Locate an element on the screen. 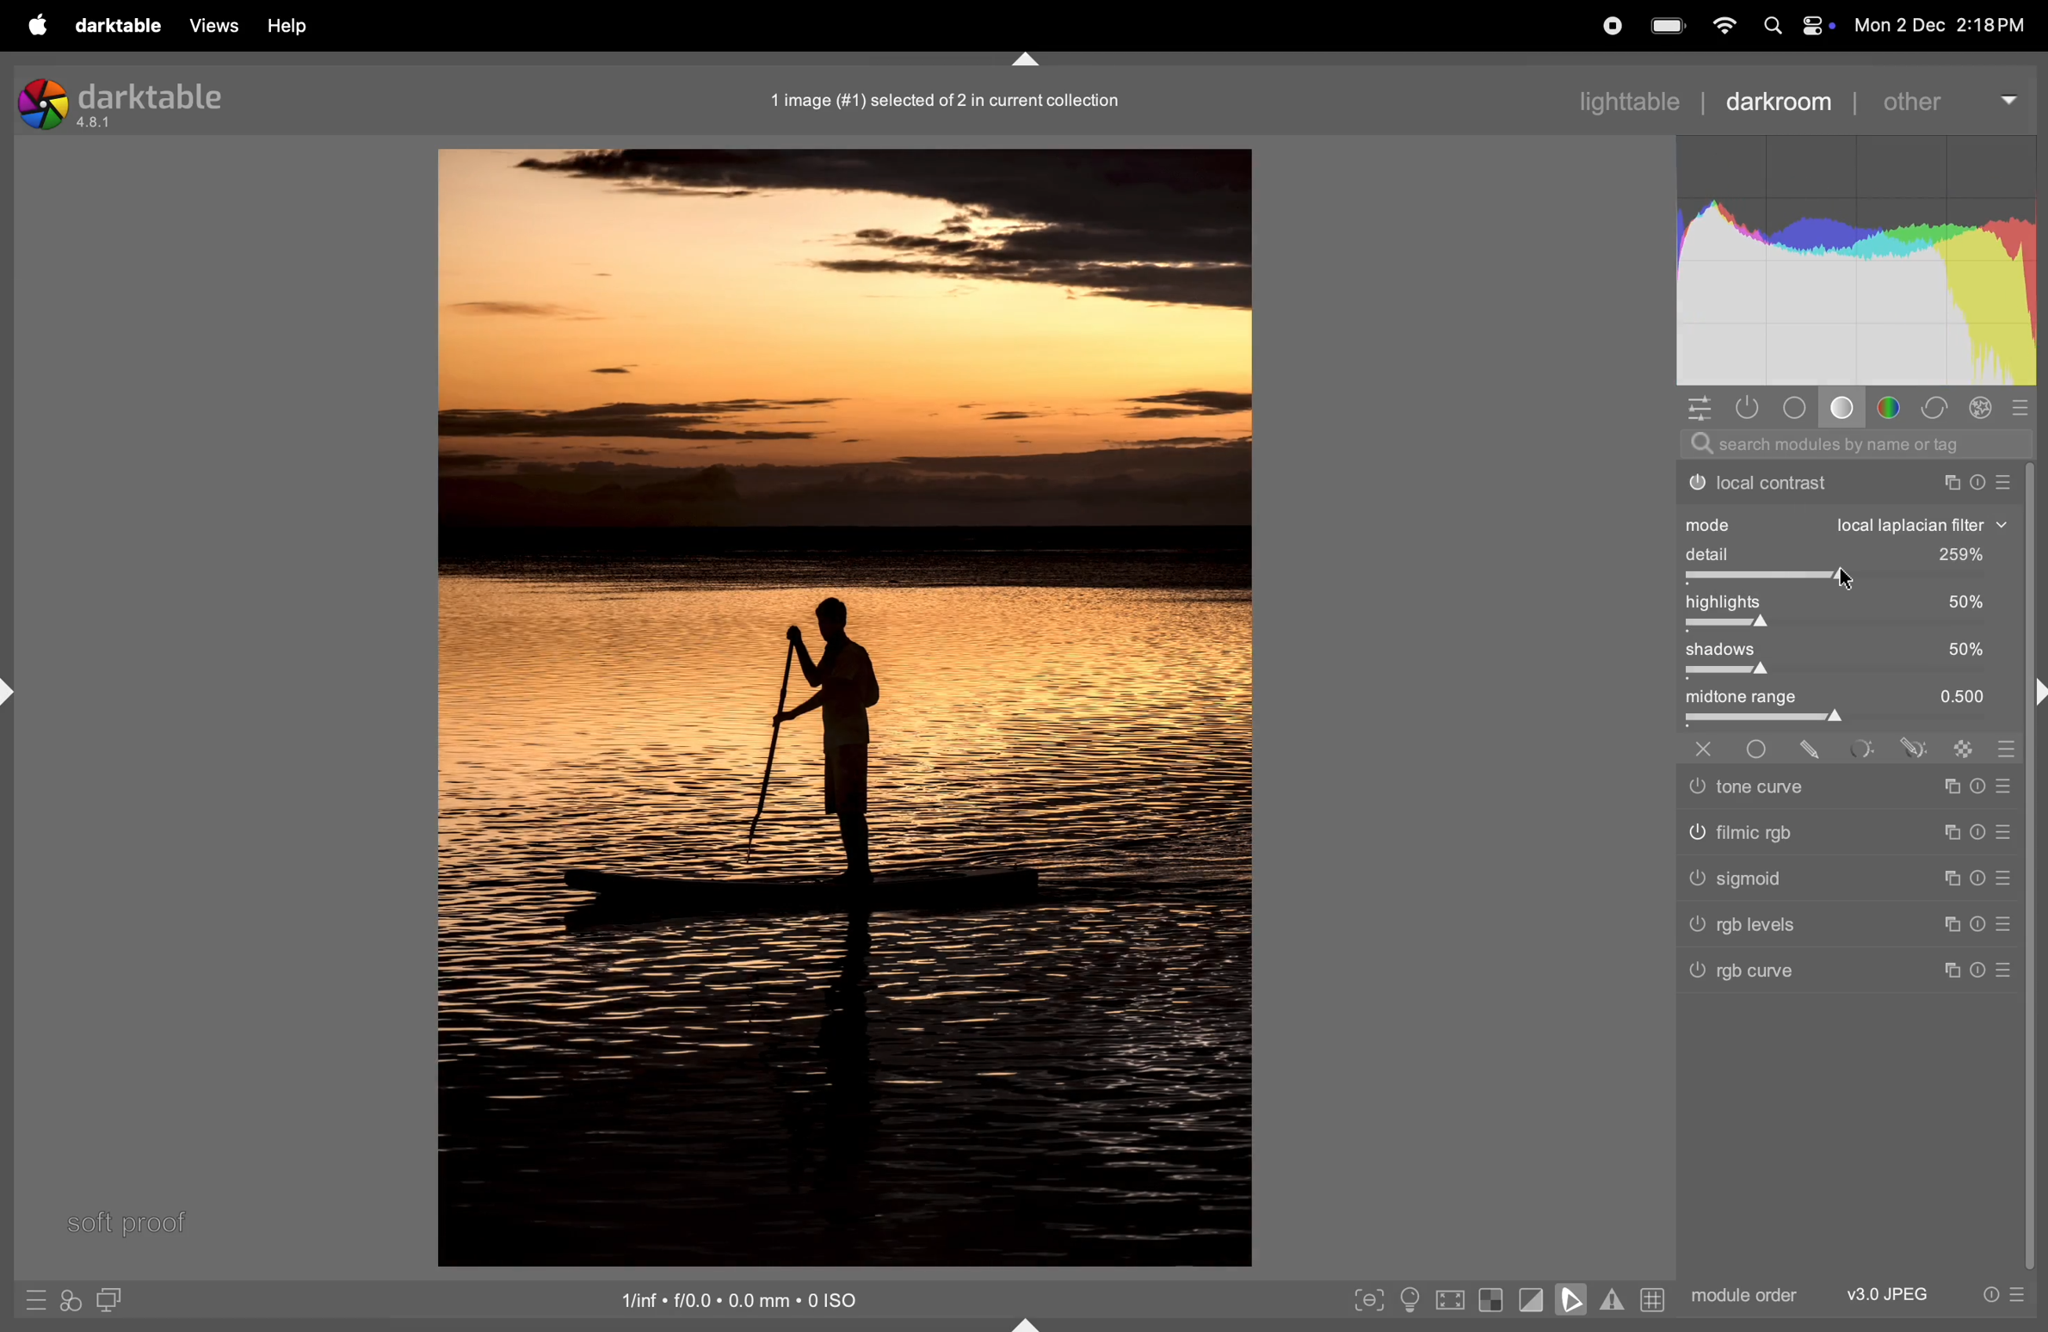  toggle high quality processing is located at coordinates (1447, 1299).